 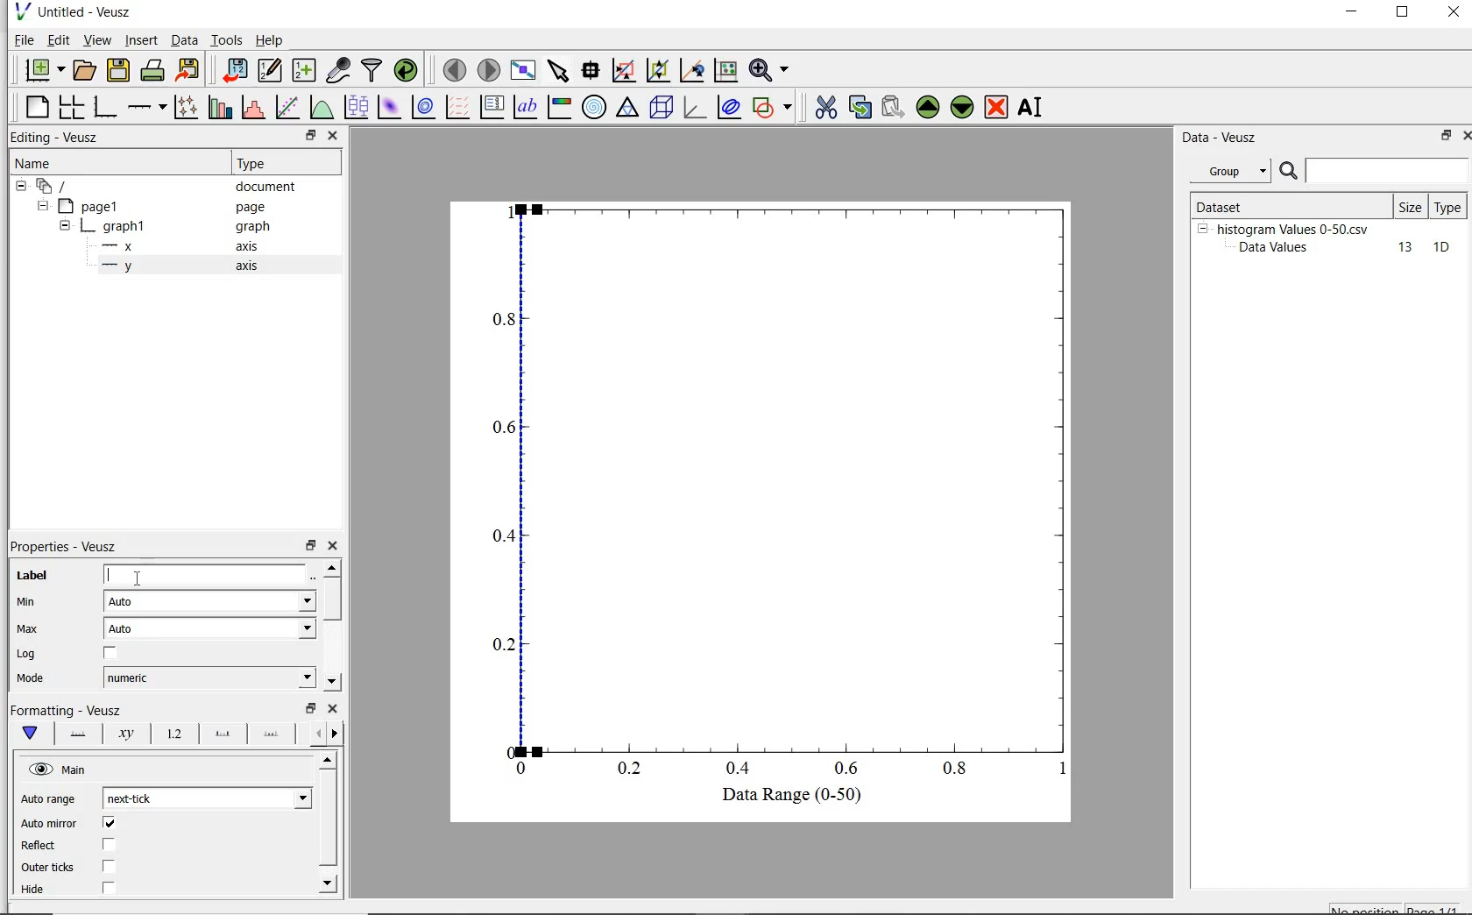 What do you see at coordinates (315, 734) in the screenshot?
I see `previous options` at bounding box center [315, 734].